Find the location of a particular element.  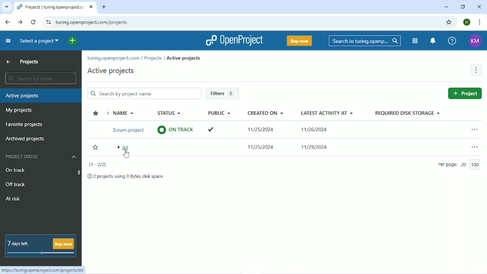

Archived projects is located at coordinates (25, 139).